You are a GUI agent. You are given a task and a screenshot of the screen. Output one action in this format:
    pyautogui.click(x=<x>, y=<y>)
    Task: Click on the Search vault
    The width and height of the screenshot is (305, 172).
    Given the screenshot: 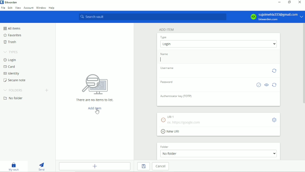 What is the action you would take?
    pyautogui.click(x=152, y=17)
    